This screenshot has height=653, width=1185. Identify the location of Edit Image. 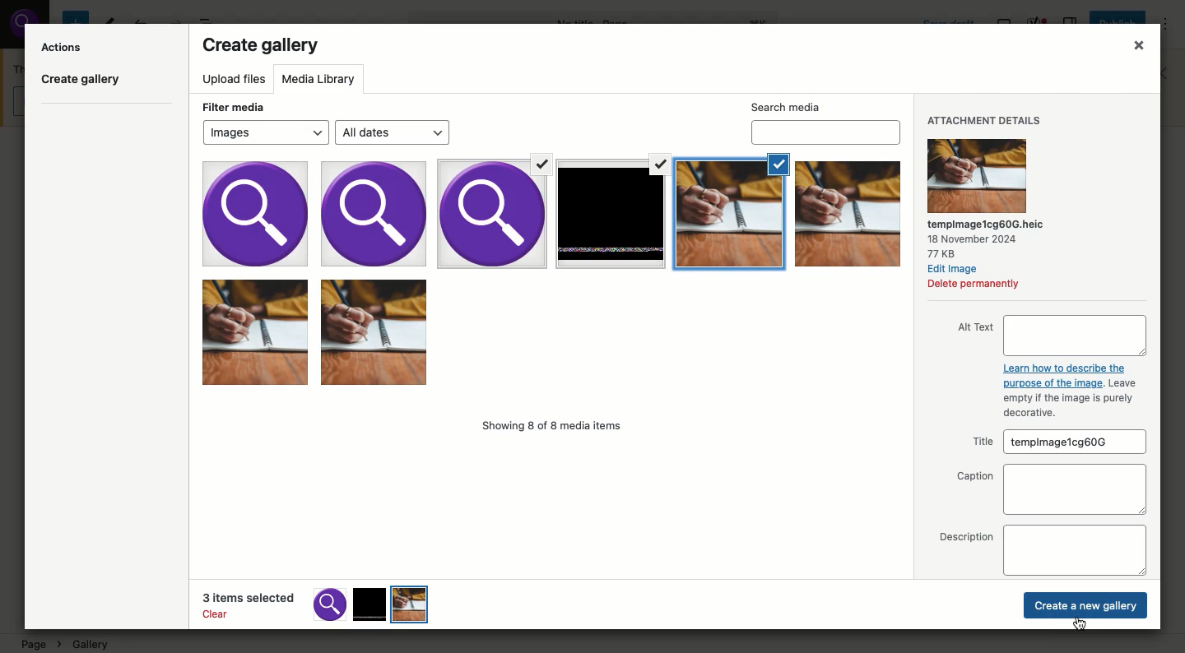
(966, 269).